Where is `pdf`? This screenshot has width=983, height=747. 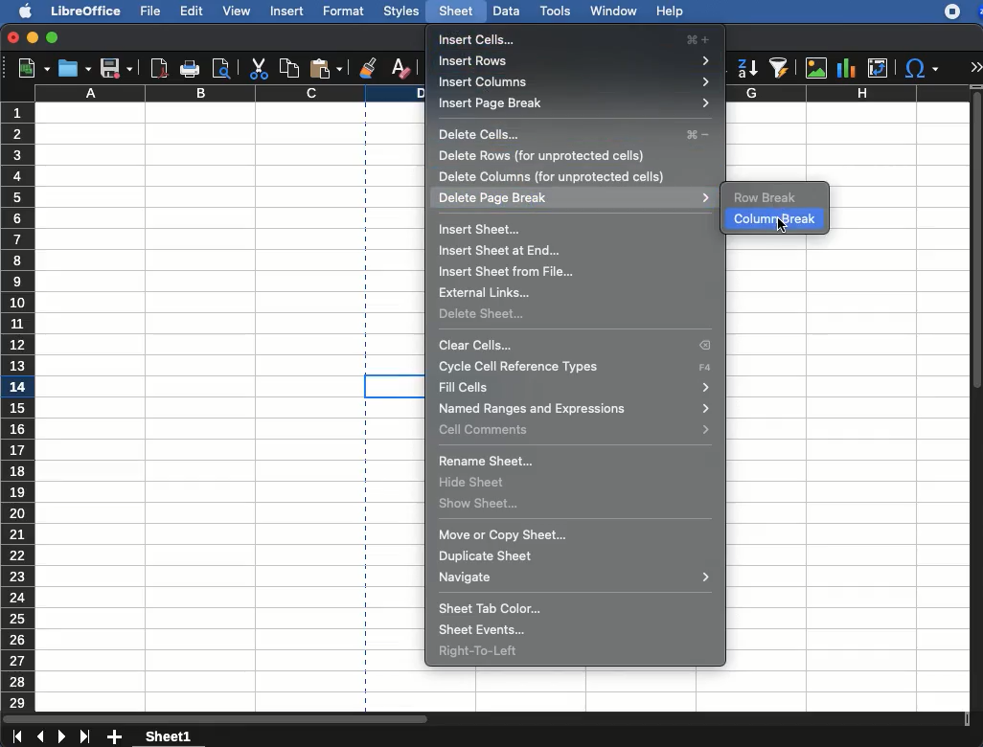 pdf is located at coordinates (159, 68).